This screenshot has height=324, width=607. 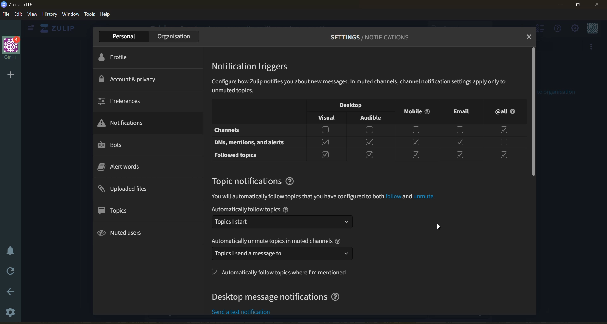 What do you see at coordinates (364, 37) in the screenshot?
I see `settings/profile` at bounding box center [364, 37].